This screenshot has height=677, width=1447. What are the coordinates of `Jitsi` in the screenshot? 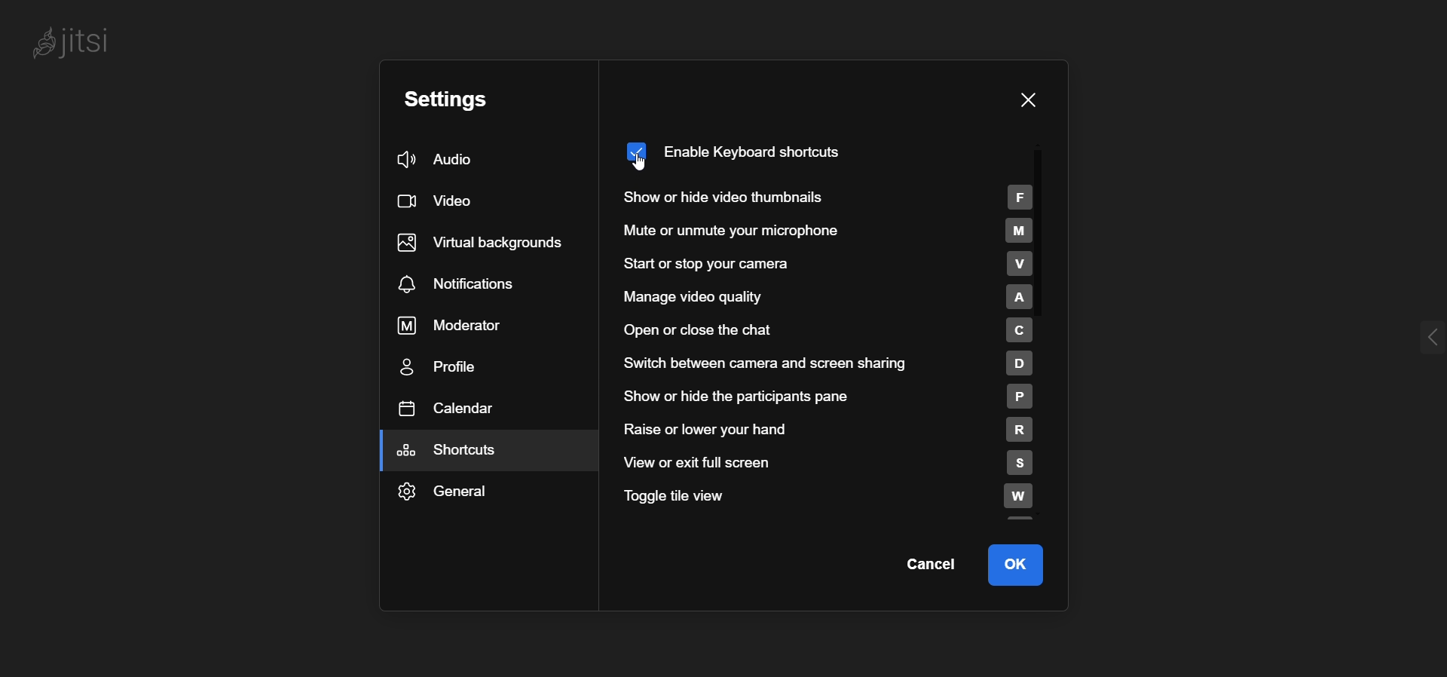 It's located at (76, 45).